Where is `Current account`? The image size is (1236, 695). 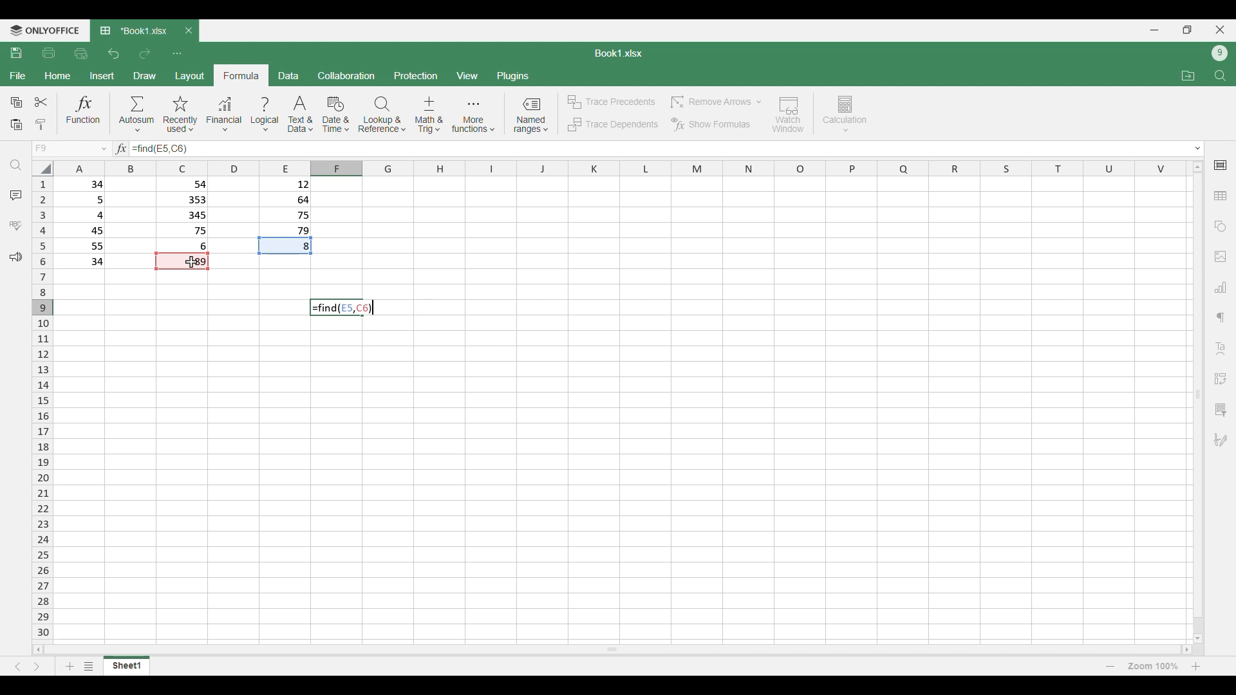 Current account is located at coordinates (1220, 53).